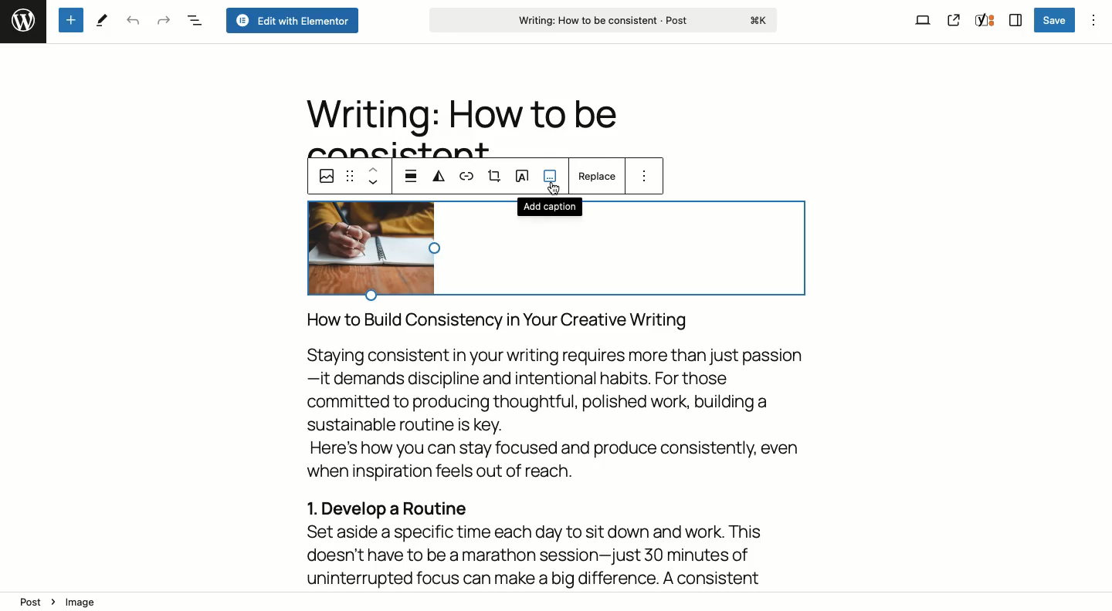 This screenshot has height=611, width=1112. What do you see at coordinates (598, 176) in the screenshot?
I see `Replace` at bounding box center [598, 176].